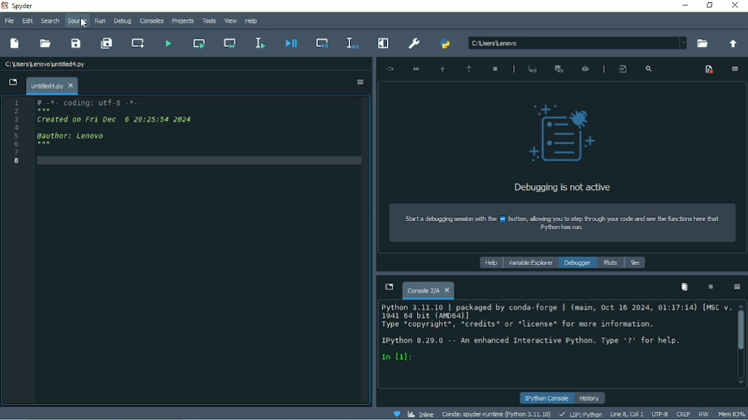 The image size is (748, 420). I want to click on Debugger, so click(578, 263).